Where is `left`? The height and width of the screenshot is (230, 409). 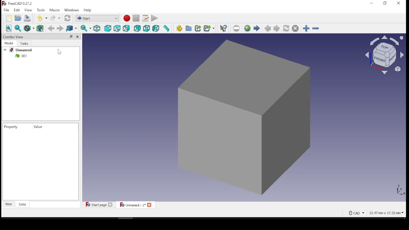
left is located at coordinates (156, 28).